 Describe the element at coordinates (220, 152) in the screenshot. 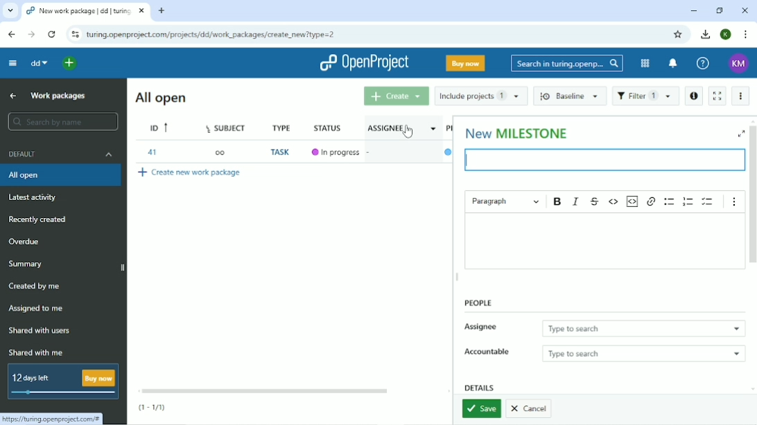

I see `oo` at that location.